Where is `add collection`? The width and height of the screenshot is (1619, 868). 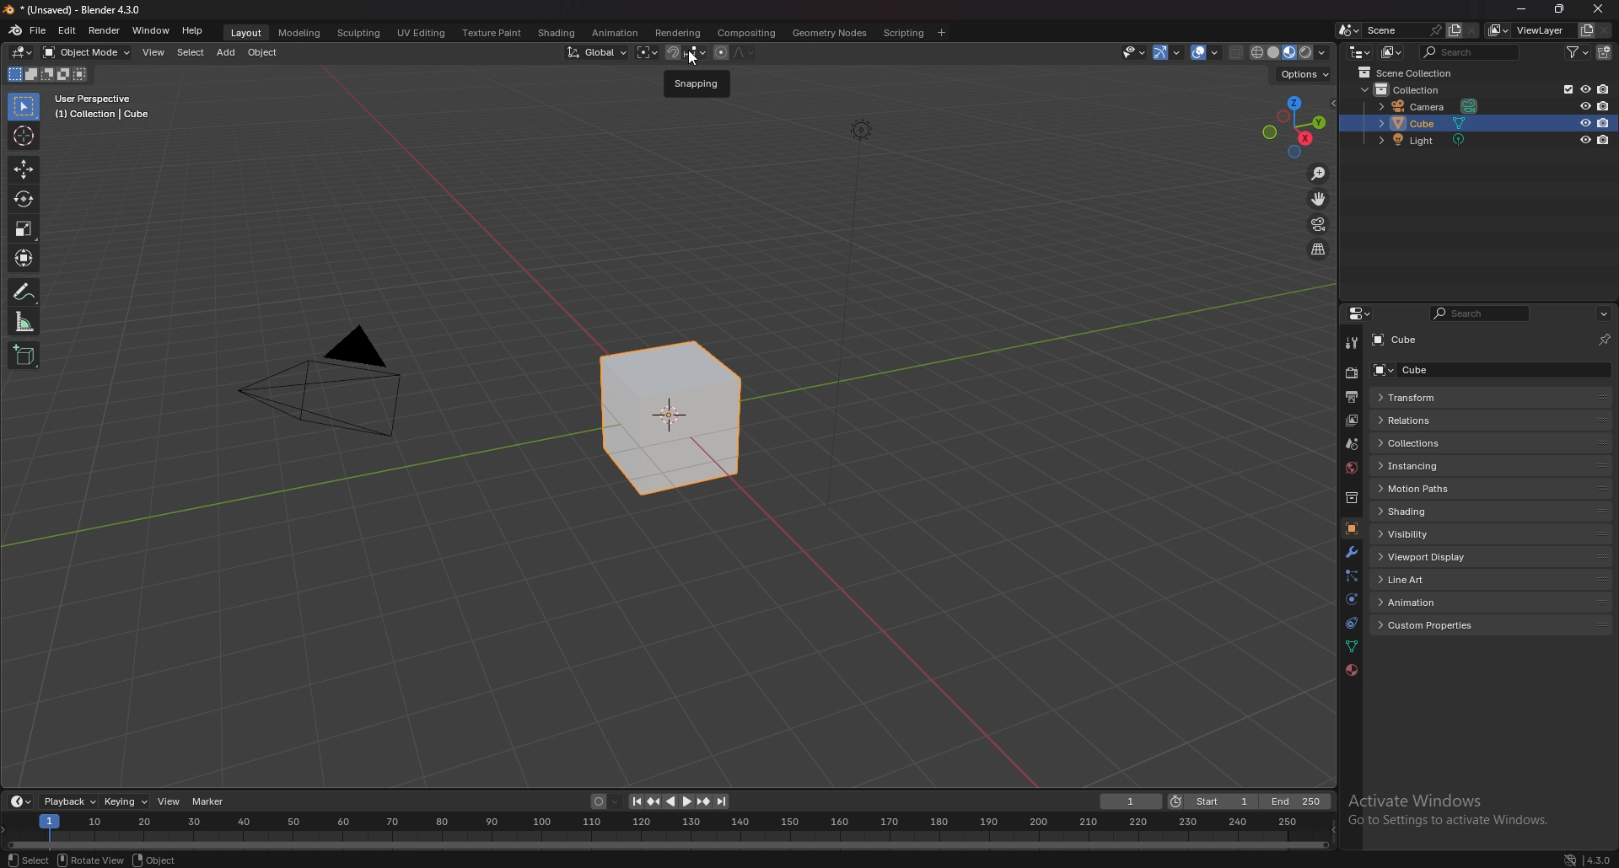
add collection is located at coordinates (1605, 51).